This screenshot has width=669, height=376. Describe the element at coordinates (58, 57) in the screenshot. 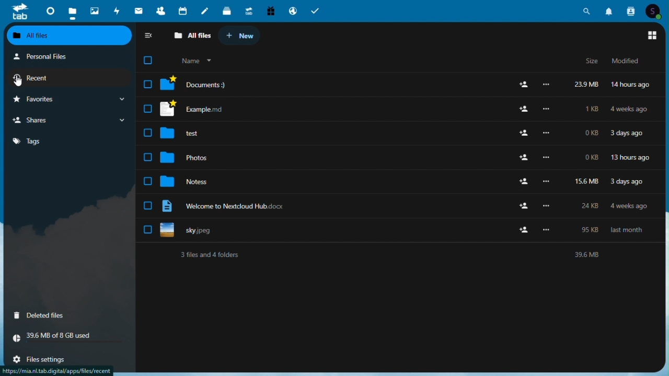

I see `personal files` at that location.